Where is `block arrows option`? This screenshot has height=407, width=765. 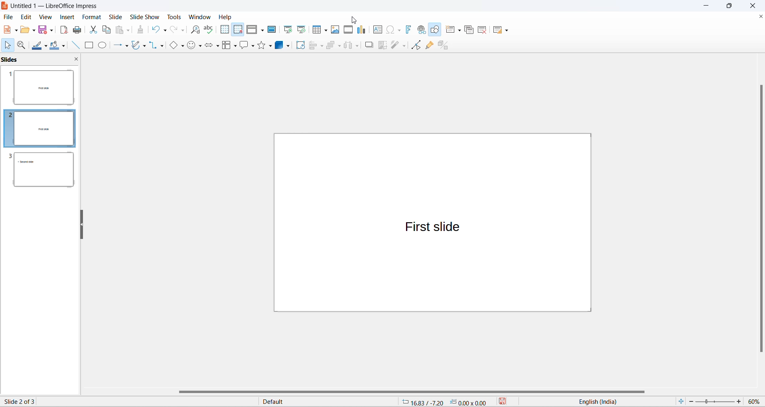 block arrows option is located at coordinates (217, 46).